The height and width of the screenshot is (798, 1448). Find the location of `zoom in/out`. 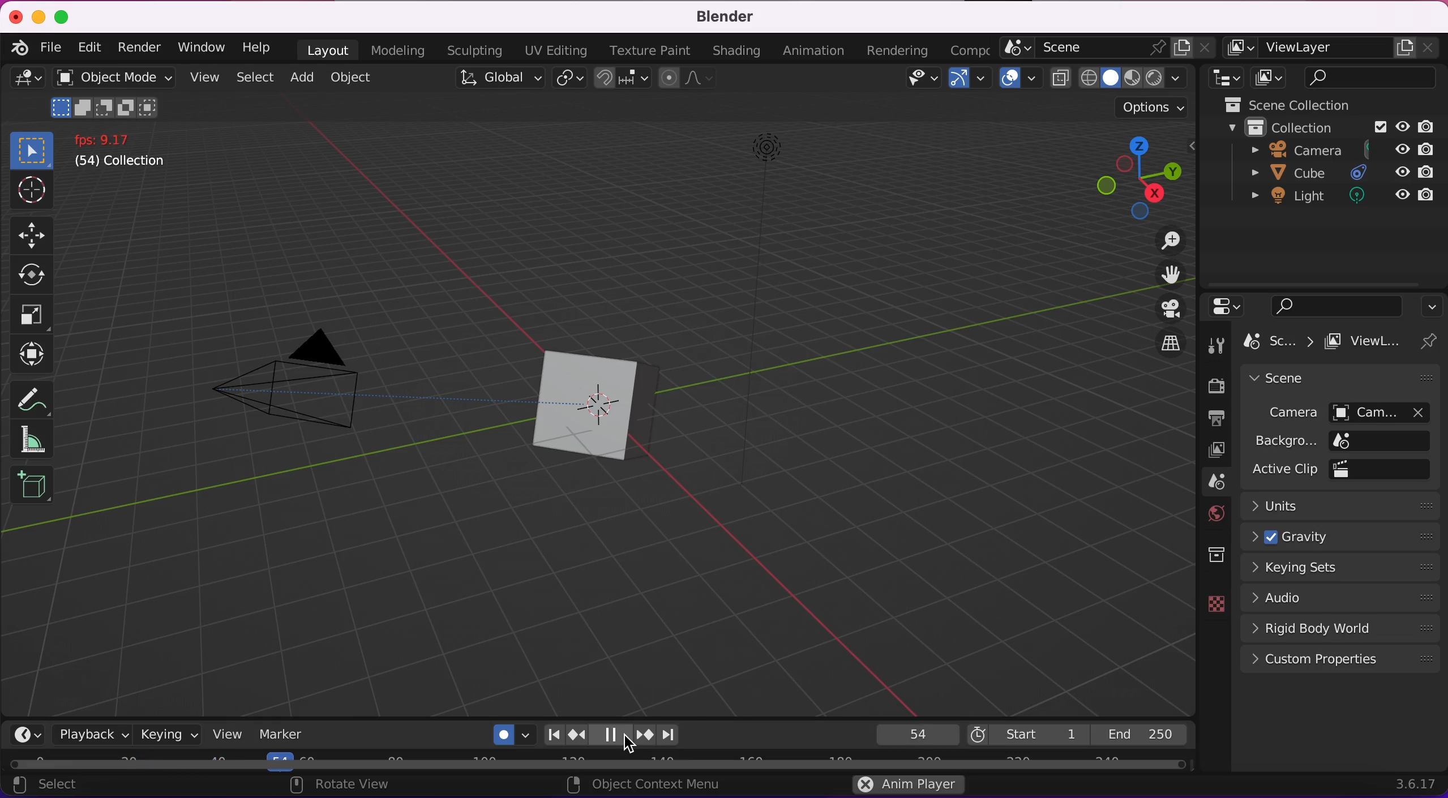

zoom in/out is located at coordinates (1158, 242).